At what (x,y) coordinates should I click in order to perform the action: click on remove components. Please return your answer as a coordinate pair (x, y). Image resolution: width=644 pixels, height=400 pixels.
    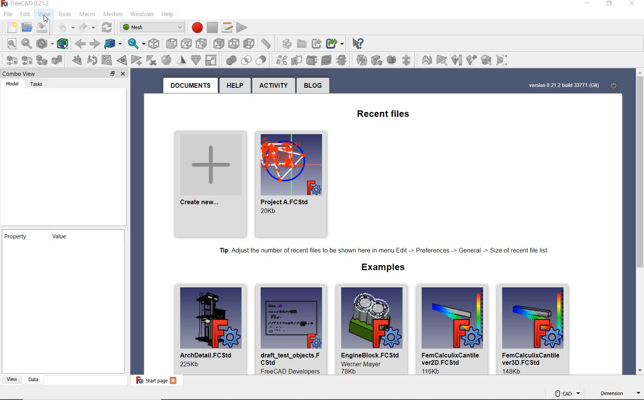
    Looking at the image, I should click on (150, 60).